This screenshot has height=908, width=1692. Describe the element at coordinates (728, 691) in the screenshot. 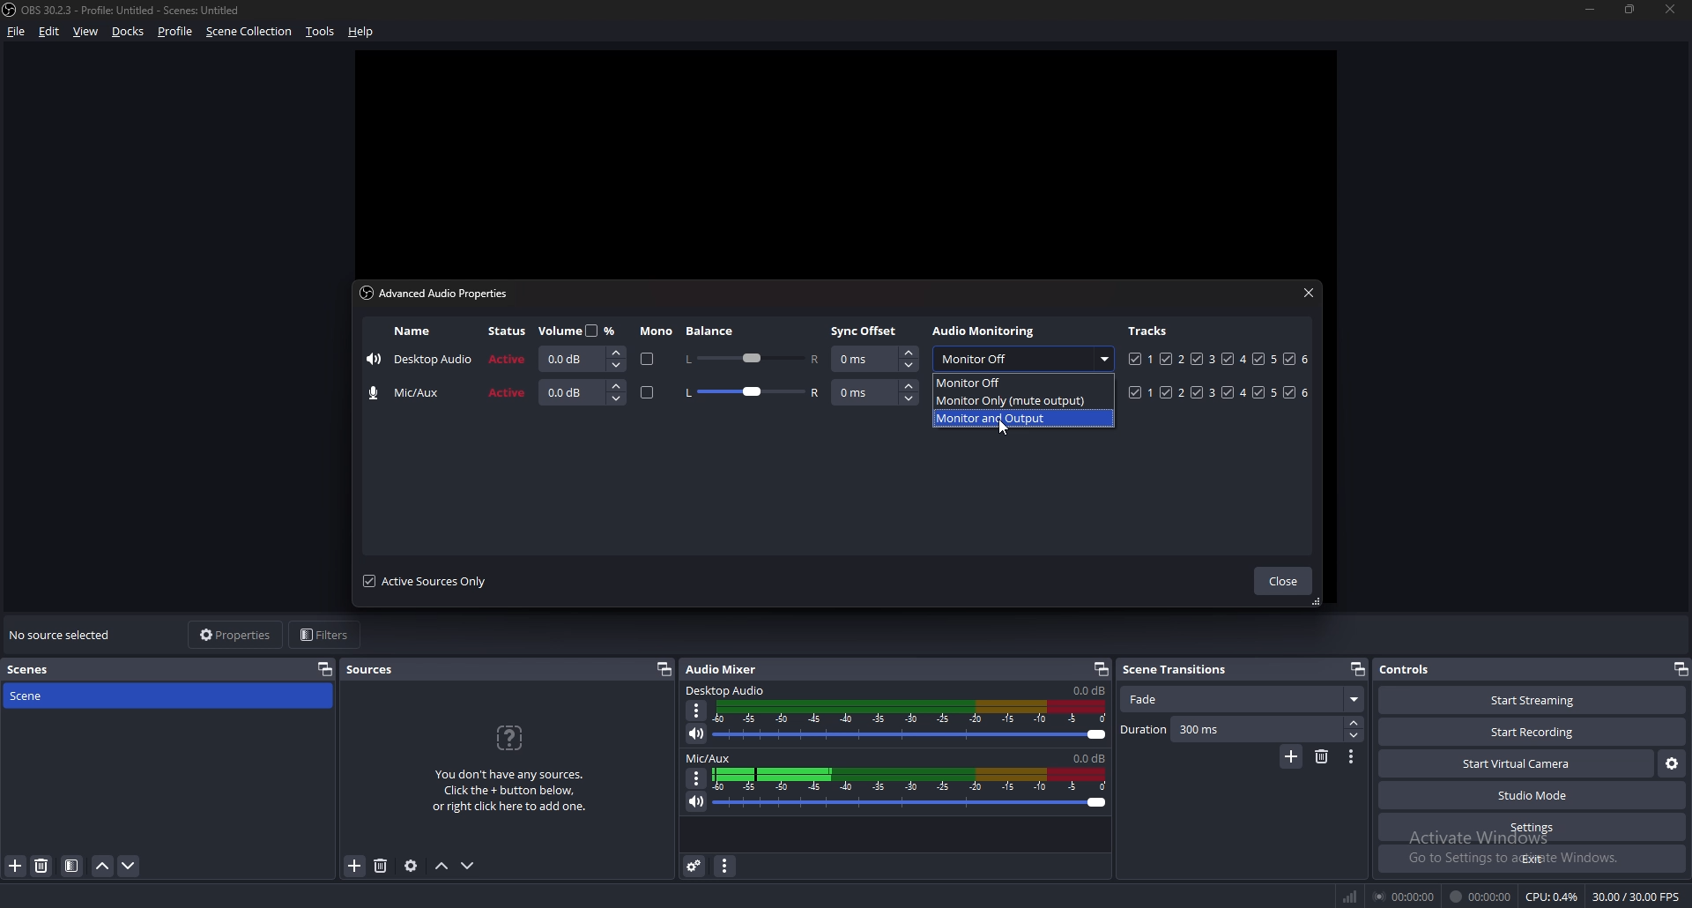

I see `desktop audio` at that location.